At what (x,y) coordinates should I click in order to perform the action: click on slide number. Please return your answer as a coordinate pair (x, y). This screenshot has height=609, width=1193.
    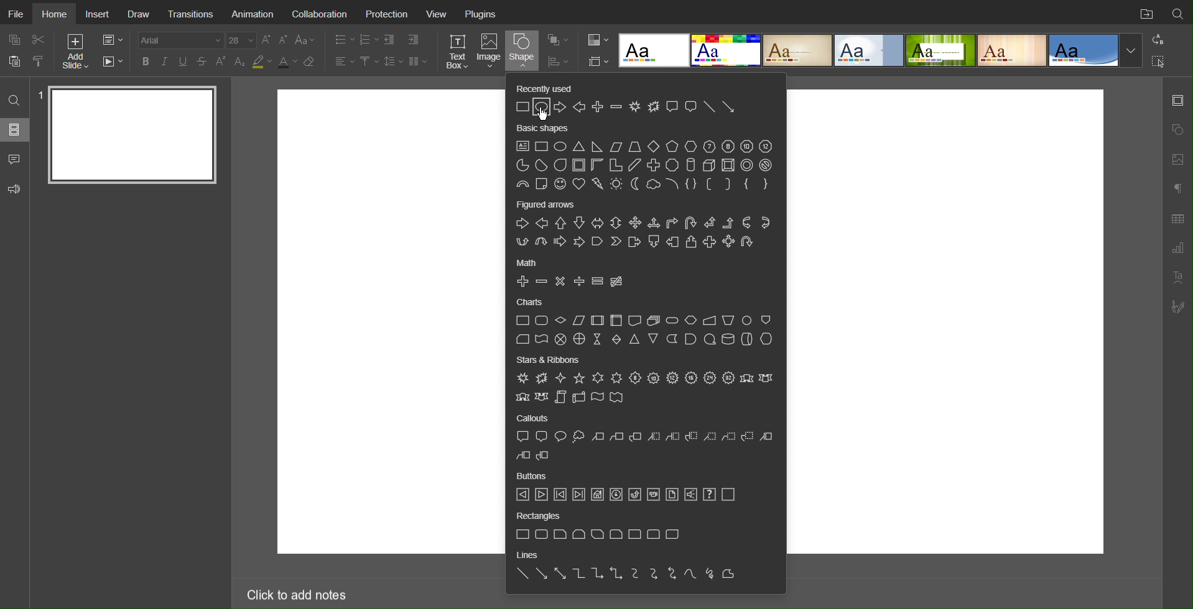
    Looking at the image, I should click on (39, 95).